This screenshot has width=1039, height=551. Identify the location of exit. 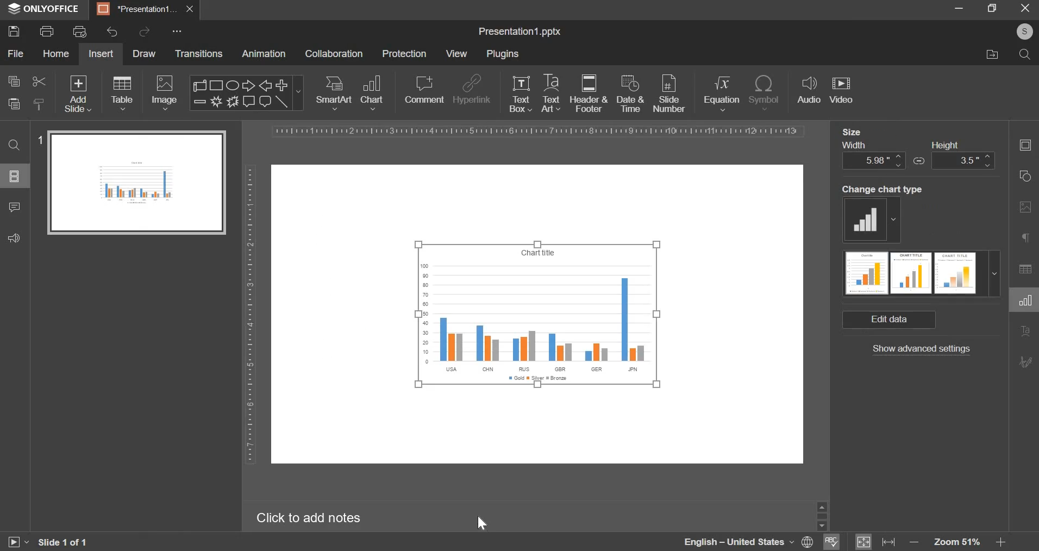
(1024, 8).